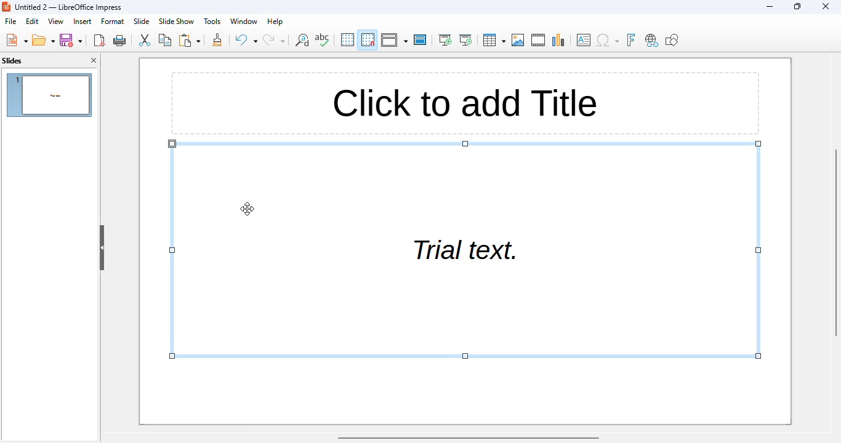 This screenshot has height=443, width=841. What do you see at coordinates (44, 39) in the screenshot?
I see `open` at bounding box center [44, 39].